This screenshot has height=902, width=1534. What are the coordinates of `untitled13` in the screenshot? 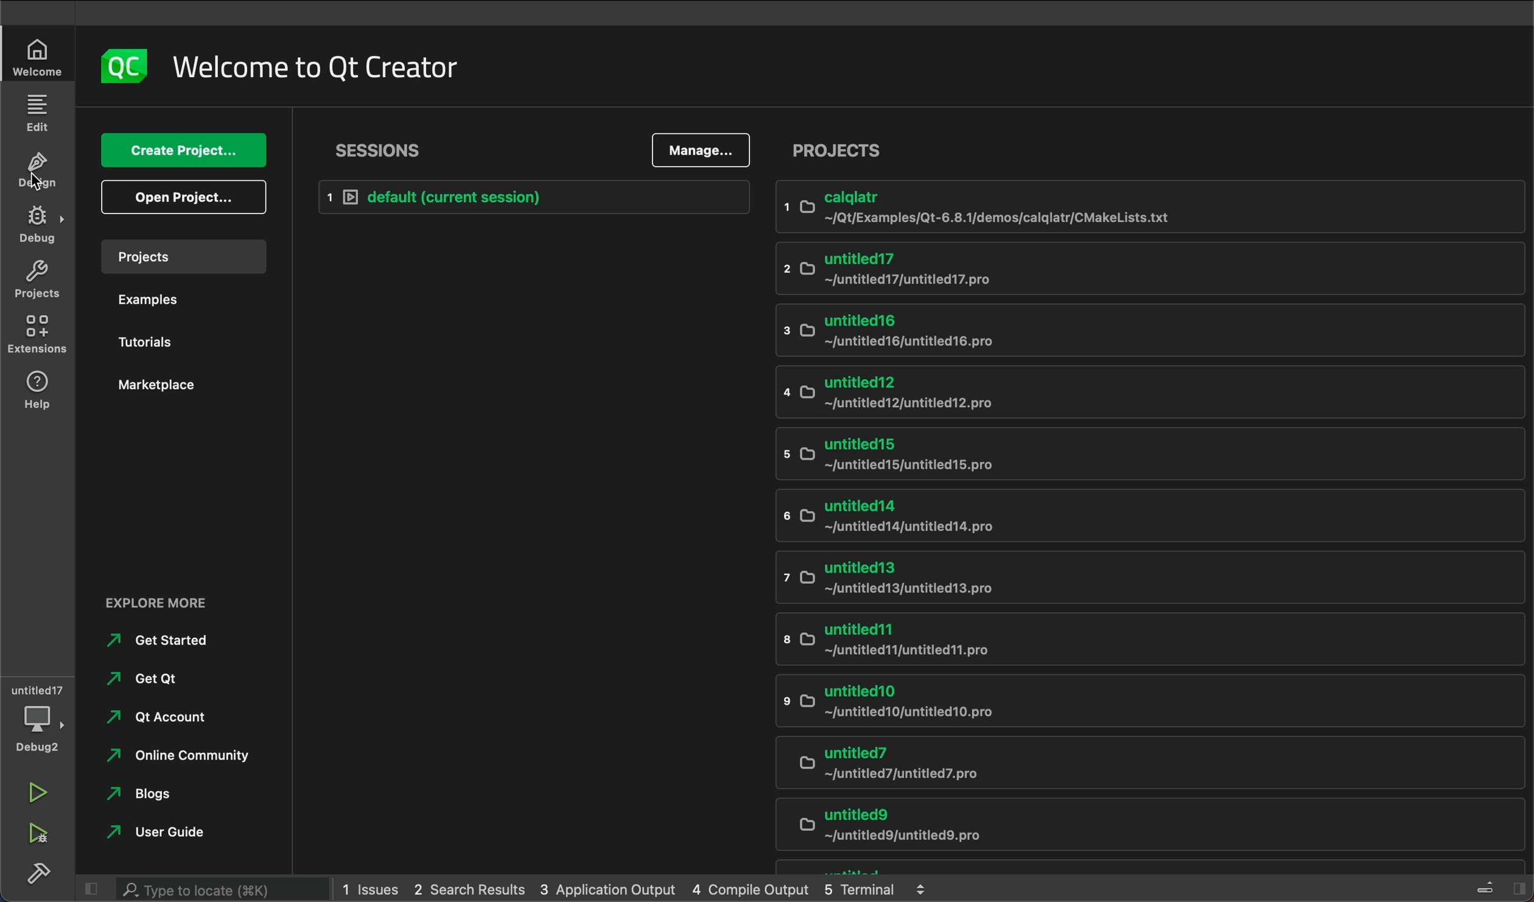 It's located at (1127, 581).